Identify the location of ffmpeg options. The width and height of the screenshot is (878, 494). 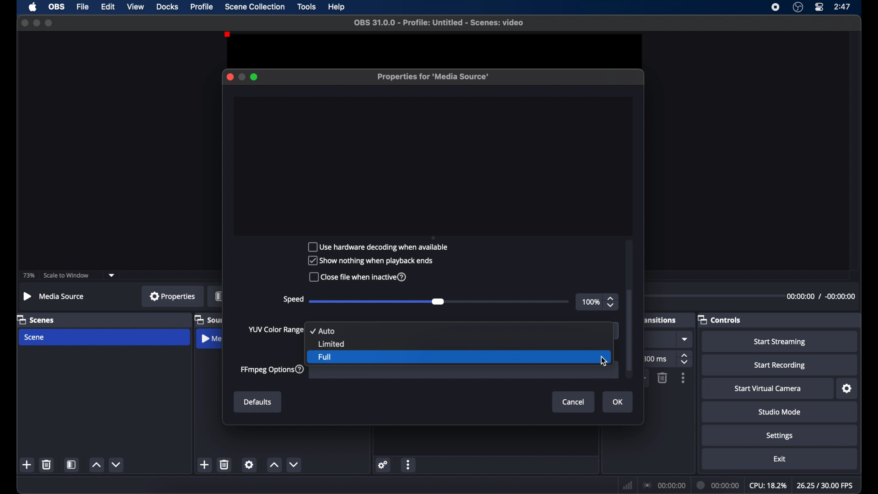
(273, 370).